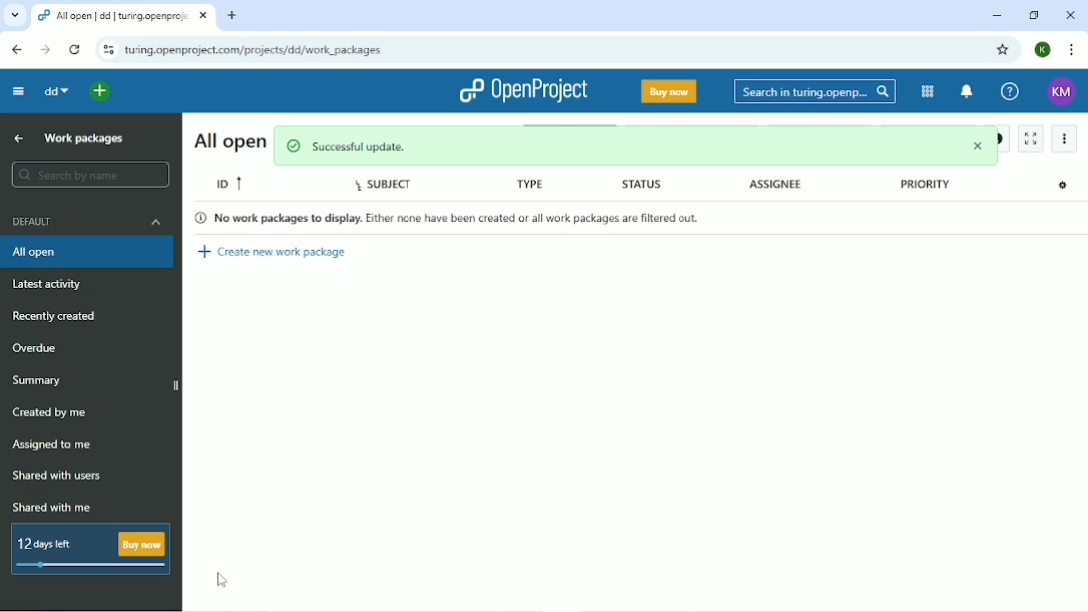 This screenshot has height=612, width=1088. I want to click on Customize and conrol google chrome, so click(1072, 50).